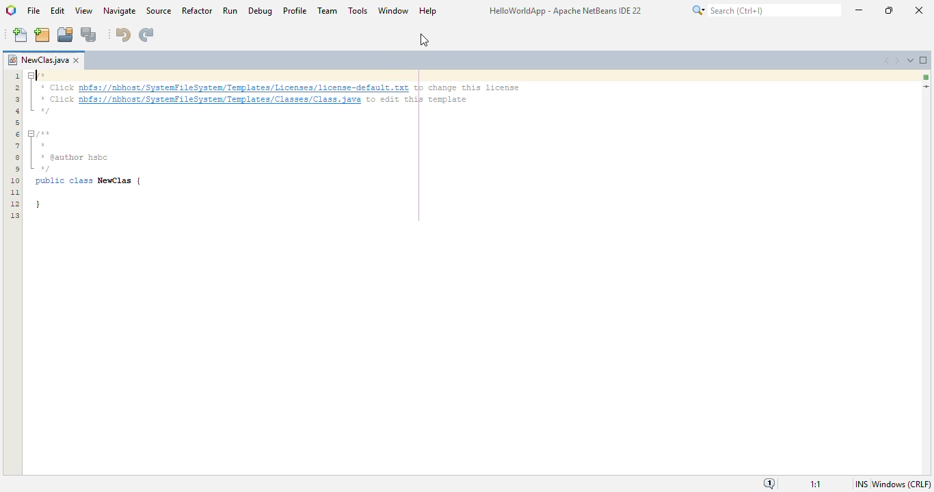  I want to click on undo, so click(123, 35).